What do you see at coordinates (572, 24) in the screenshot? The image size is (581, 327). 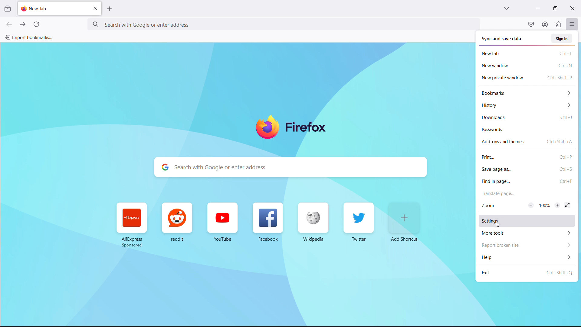 I see `open application menu` at bounding box center [572, 24].